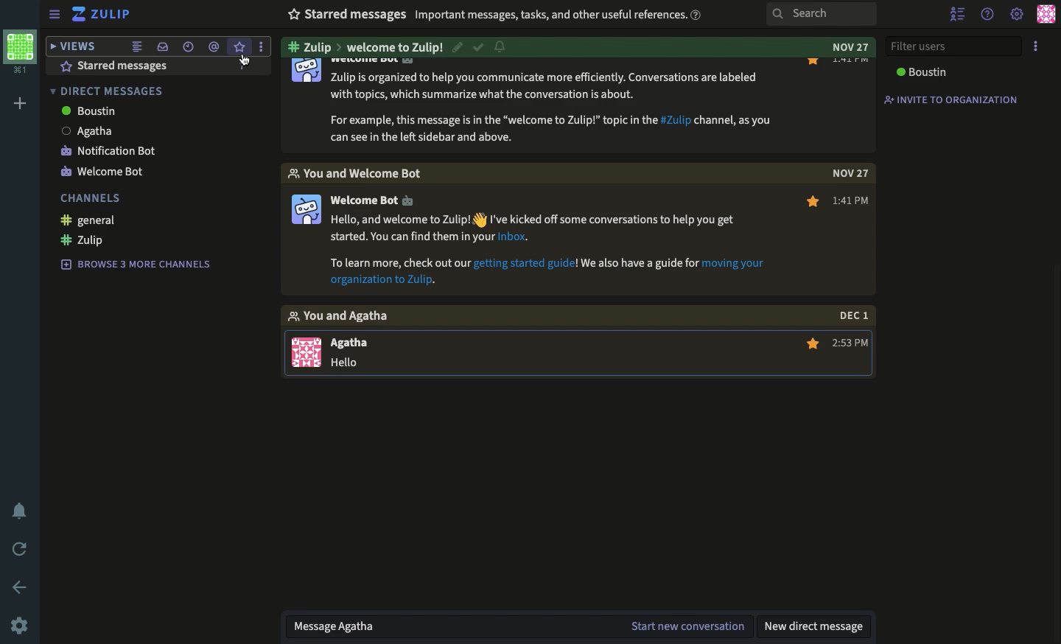 The width and height of the screenshot is (1061, 644). Describe the element at coordinates (959, 15) in the screenshot. I see `hide user list` at that location.